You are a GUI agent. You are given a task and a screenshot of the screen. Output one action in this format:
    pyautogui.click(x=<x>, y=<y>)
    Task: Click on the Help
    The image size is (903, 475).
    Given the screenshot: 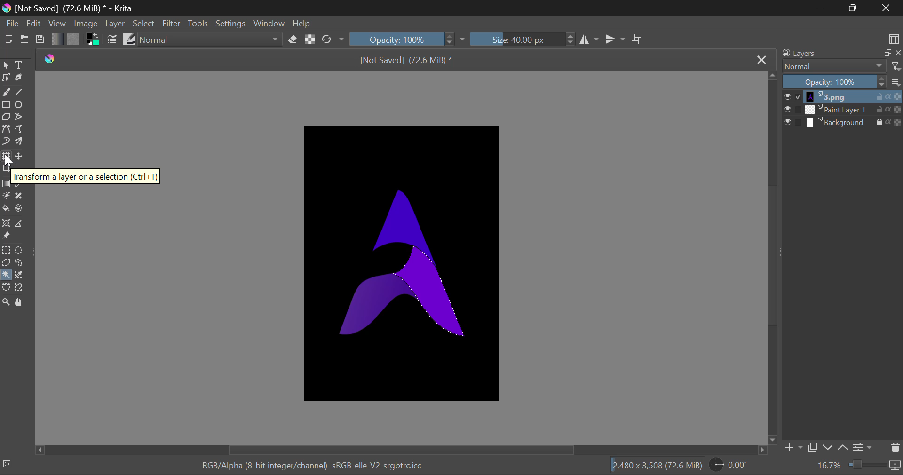 What is the action you would take?
    pyautogui.click(x=301, y=23)
    